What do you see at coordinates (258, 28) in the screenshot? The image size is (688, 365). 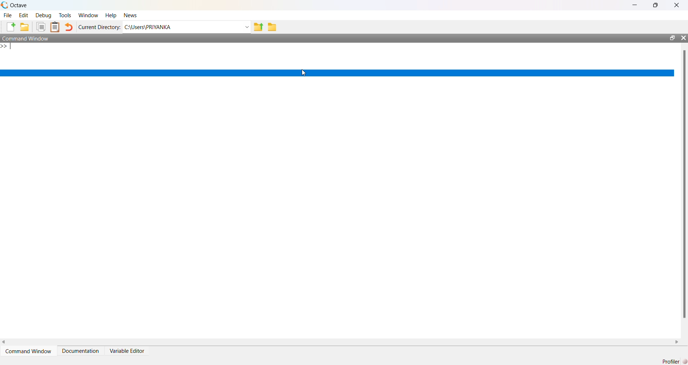 I see `previous folder` at bounding box center [258, 28].